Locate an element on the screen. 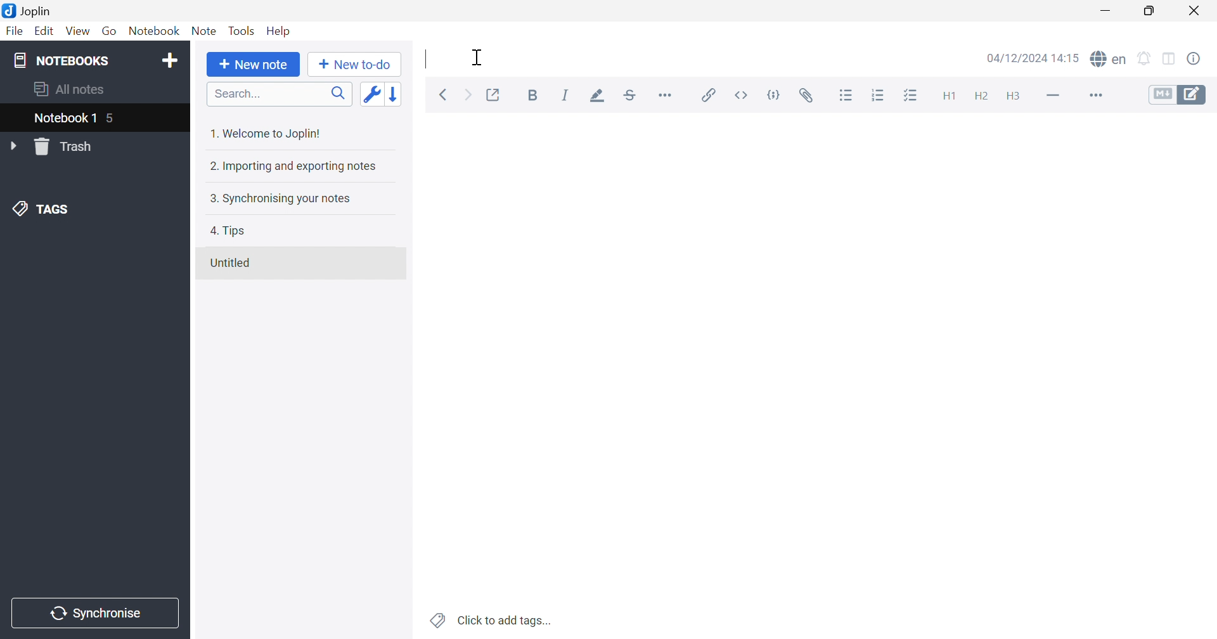  More... is located at coordinates (1094, 96).